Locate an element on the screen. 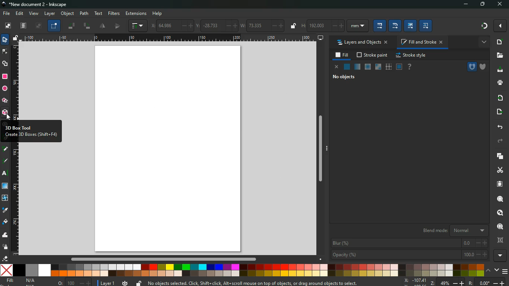 The width and height of the screenshot is (509, 286). twist is located at coordinates (5, 198).